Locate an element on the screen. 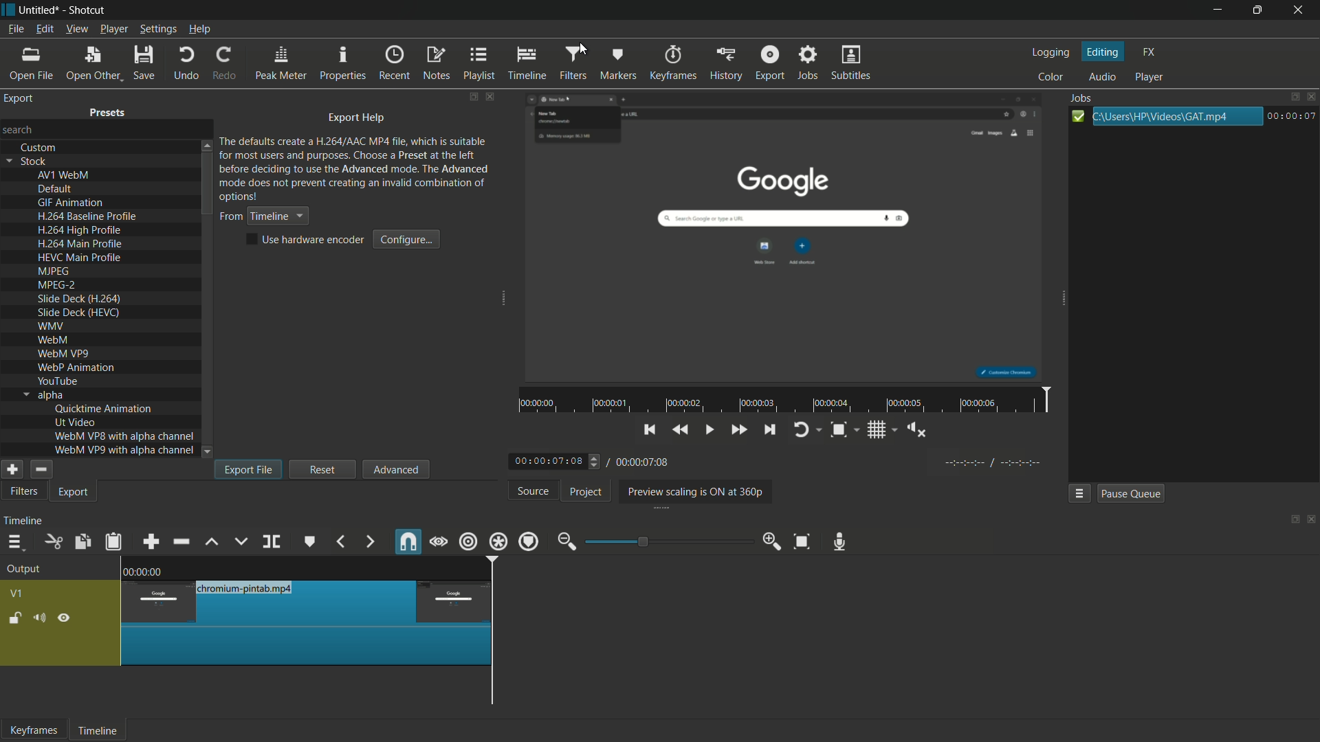  next marker is located at coordinates (371, 543).